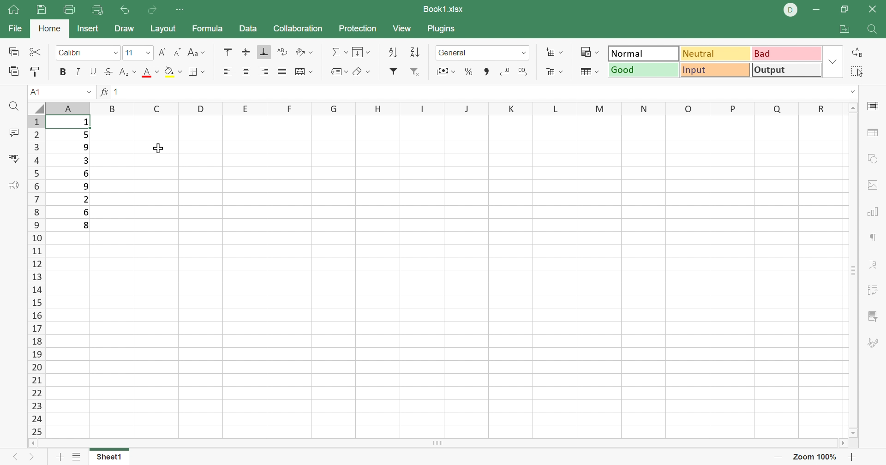 Image resolution: width=886 pixels, height=465 pixels. What do you see at coordinates (875, 8) in the screenshot?
I see `Close` at bounding box center [875, 8].